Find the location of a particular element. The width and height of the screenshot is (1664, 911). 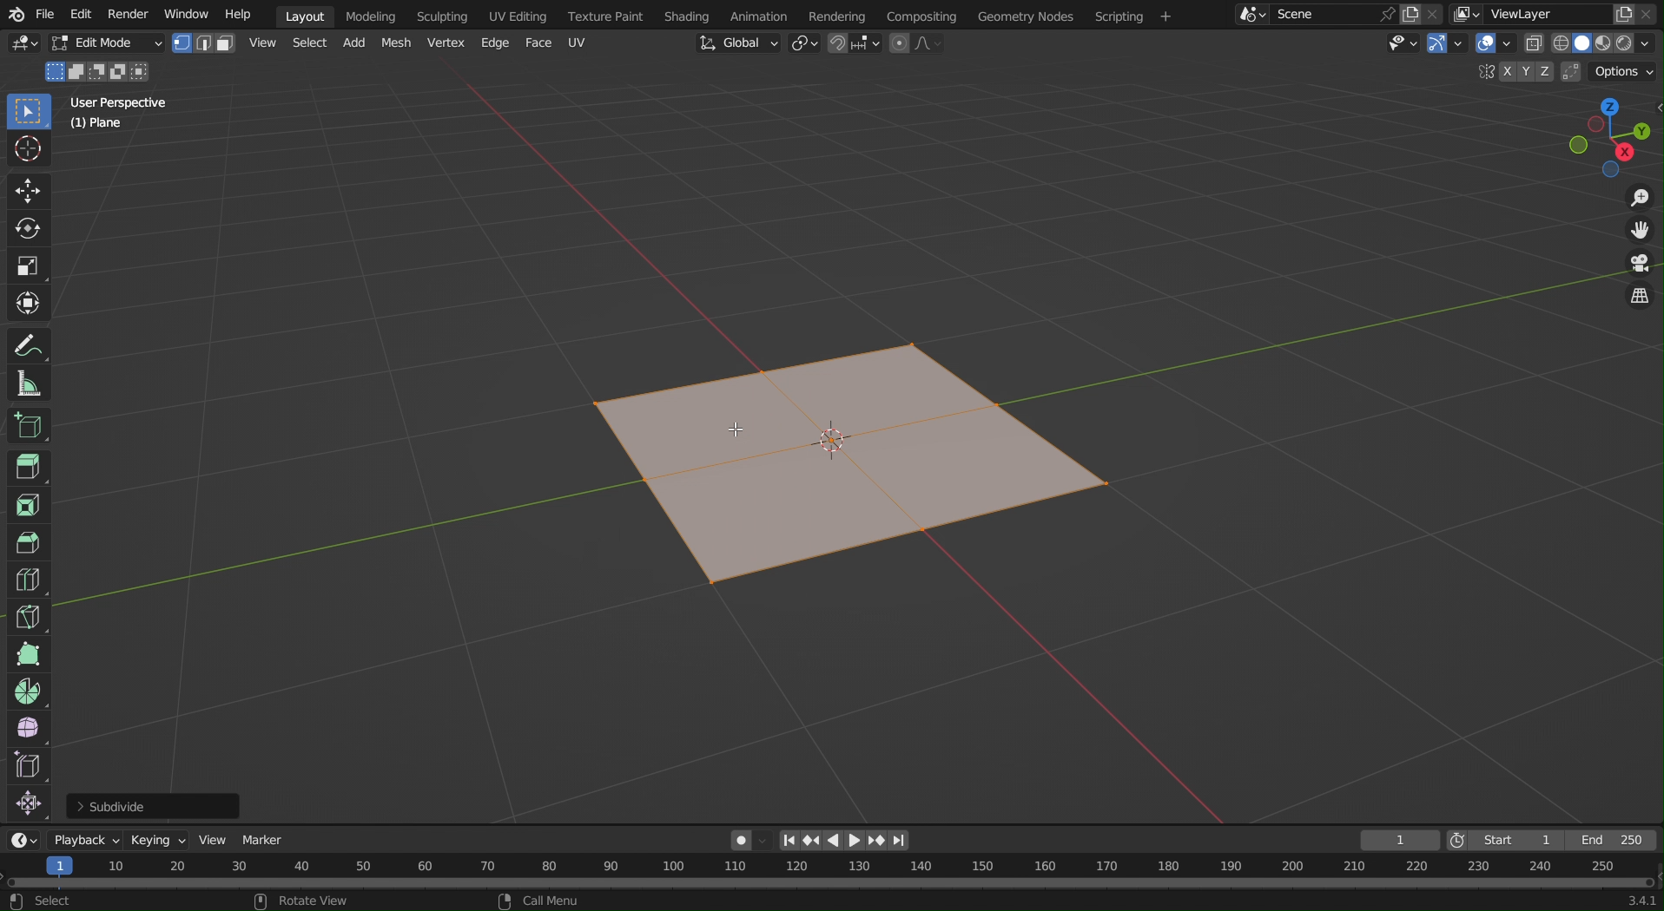

New Cube is located at coordinates (27, 424).